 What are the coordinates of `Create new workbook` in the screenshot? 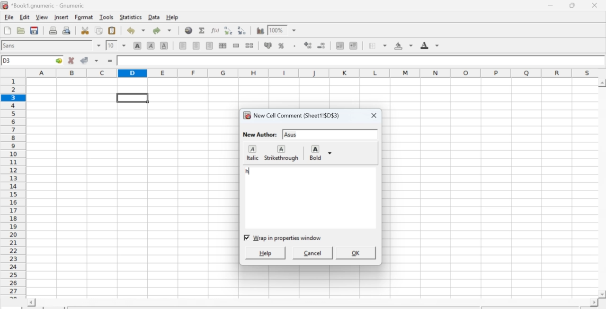 It's located at (6, 31).